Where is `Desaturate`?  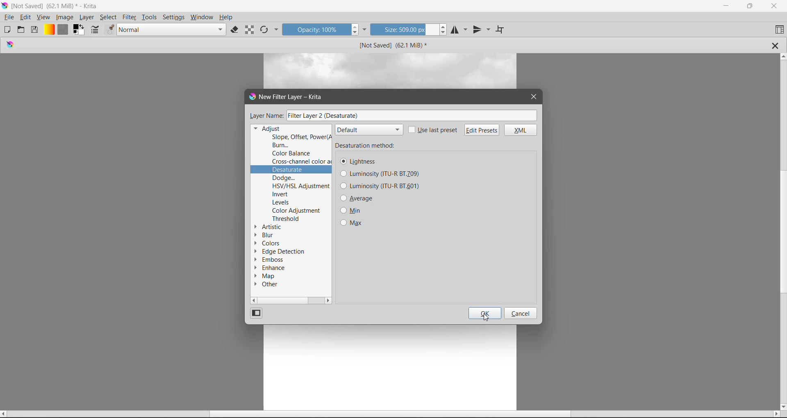 Desaturate is located at coordinates (292, 170).